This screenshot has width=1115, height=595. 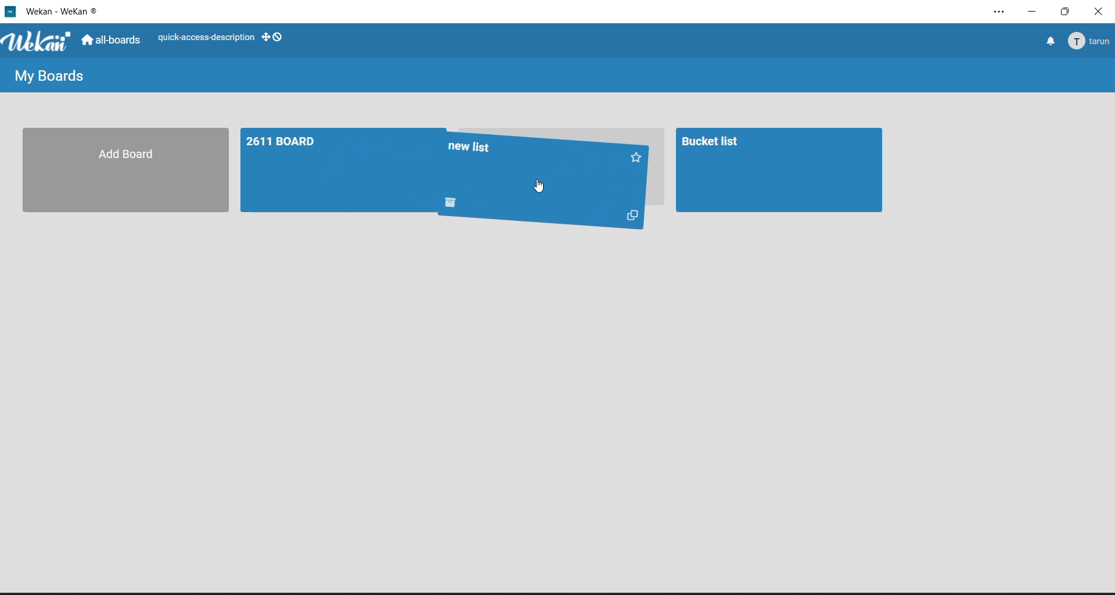 What do you see at coordinates (333, 170) in the screenshot?
I see `2611 BOARD` at bounding box center [333, 170].